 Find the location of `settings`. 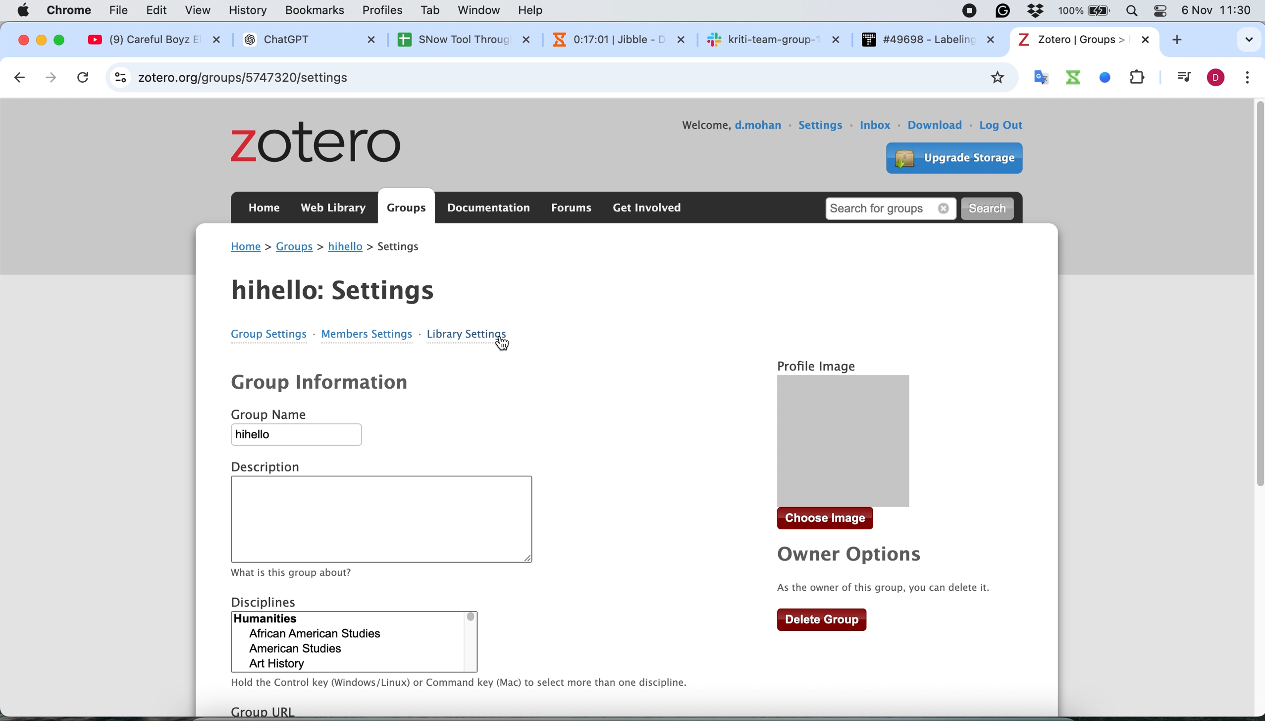

settings is located at coordinates (406, 248).